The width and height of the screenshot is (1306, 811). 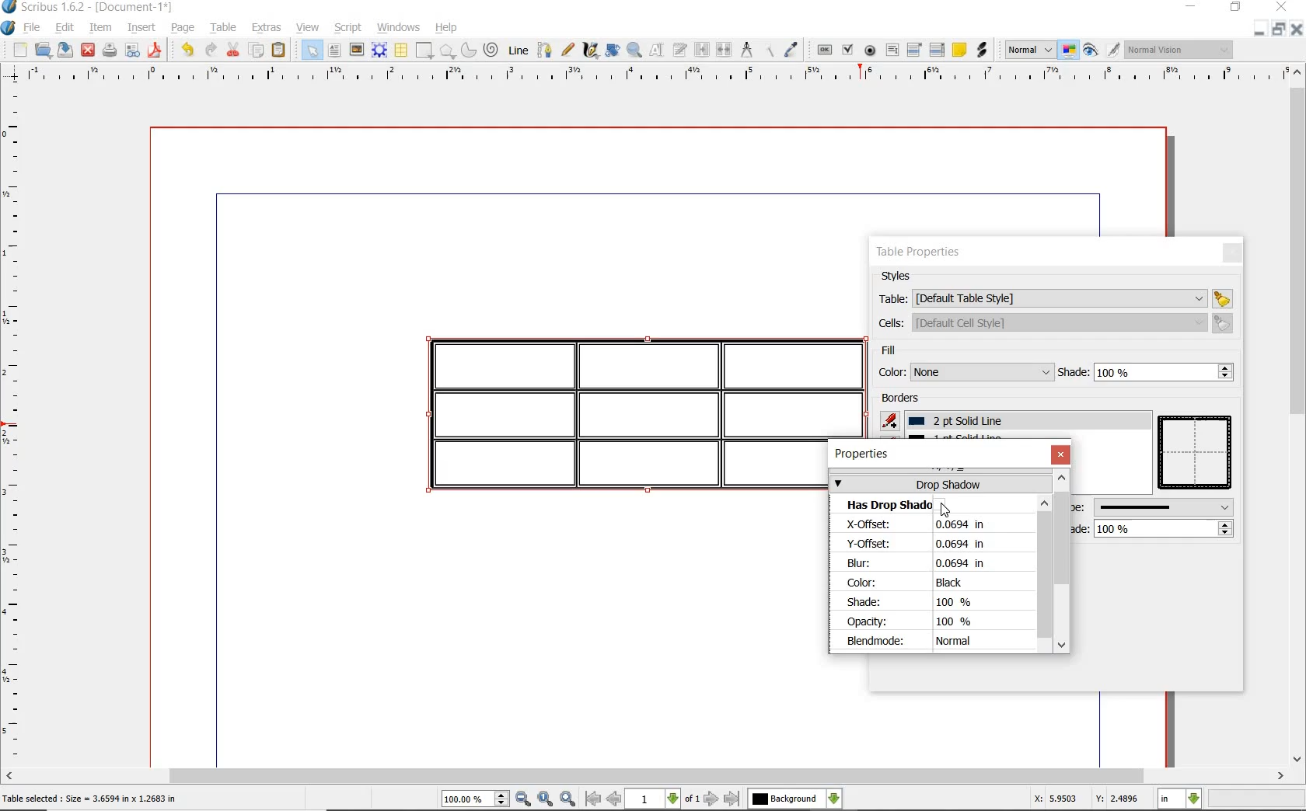 What do you see at coordinates (625, 417) in the screenshot?
I see `border added` at bounding box center [625, 417].